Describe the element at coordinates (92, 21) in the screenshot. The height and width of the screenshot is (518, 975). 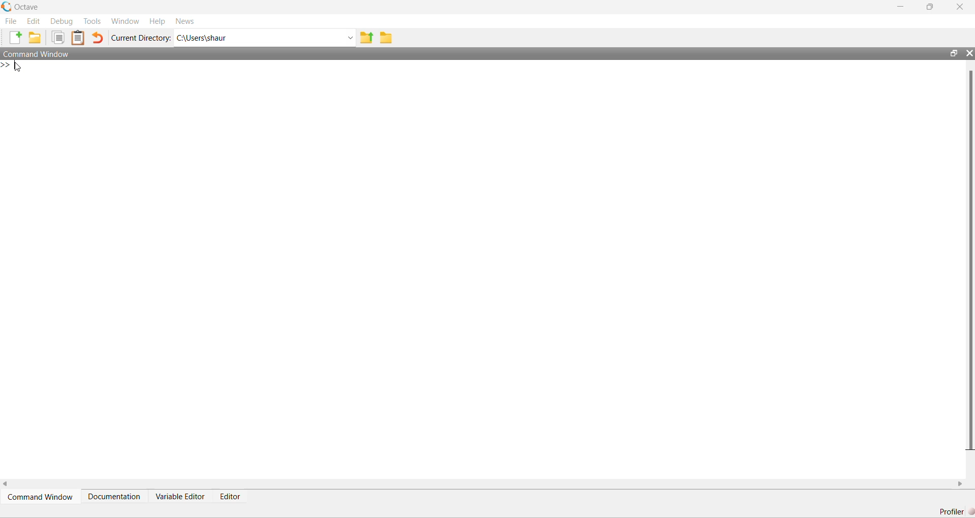
I see `Tools.` at that location.